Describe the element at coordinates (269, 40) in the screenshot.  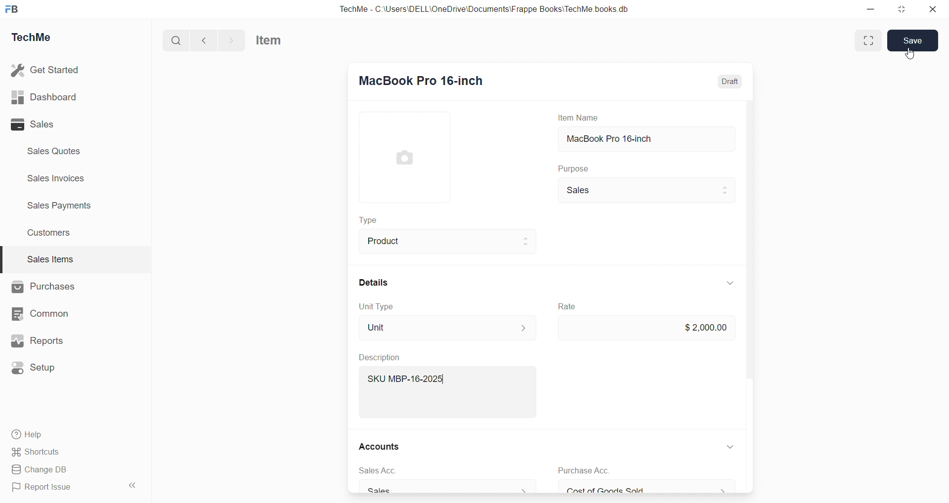
I see `Item` at that location.